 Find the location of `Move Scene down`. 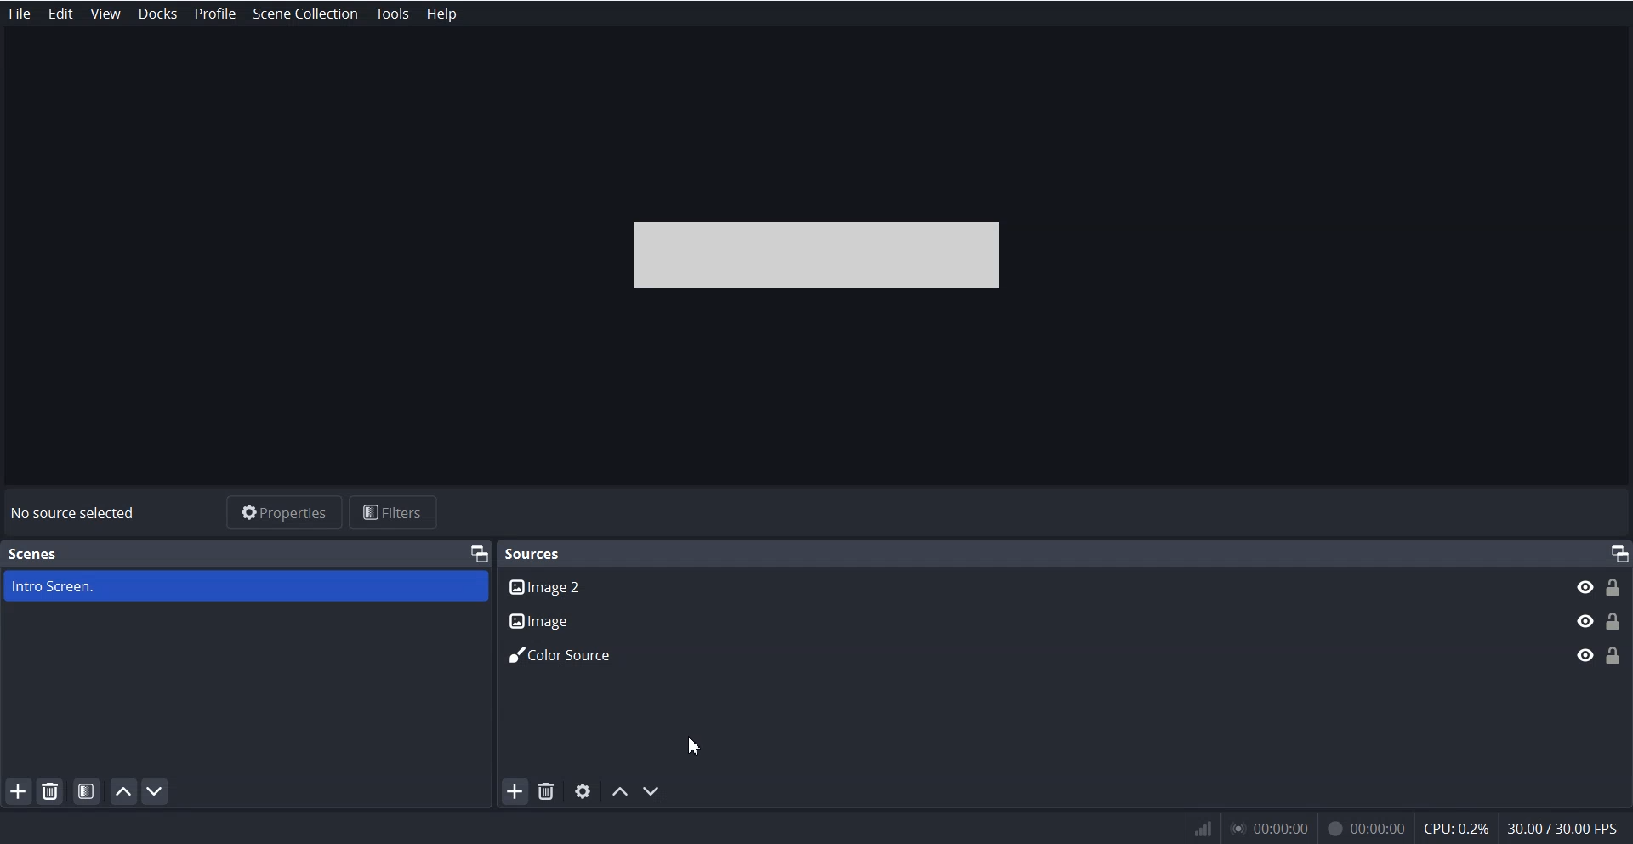

Move Scene down is located at coordinates (655, 791).